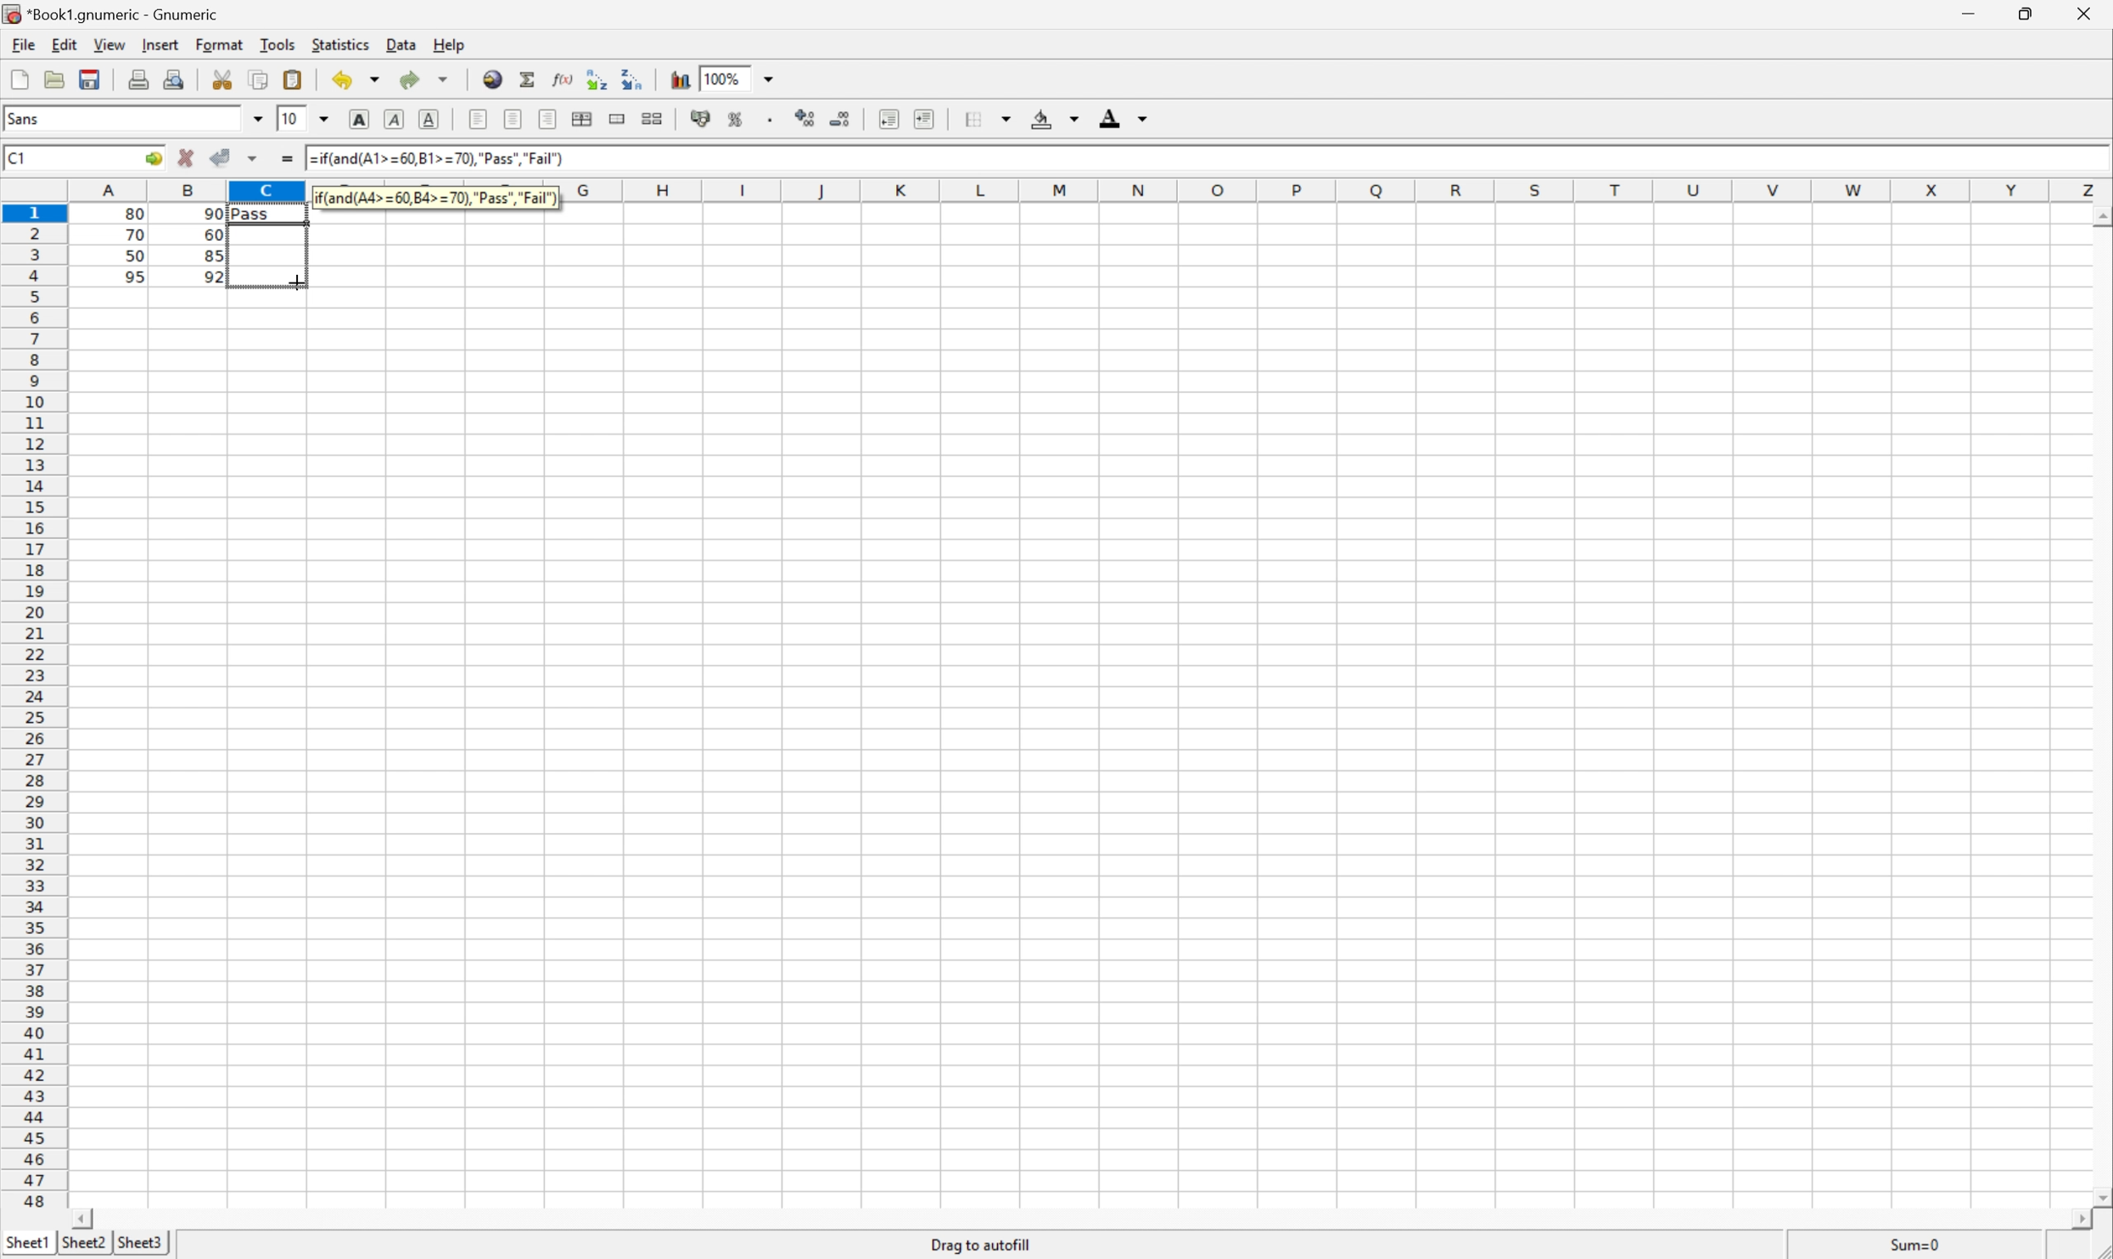 This screenshot has height=1259, width=2113. Describe the element at coordinates (655, 118) in the screenshot. I see `Split merged ranges of cells` at that location.